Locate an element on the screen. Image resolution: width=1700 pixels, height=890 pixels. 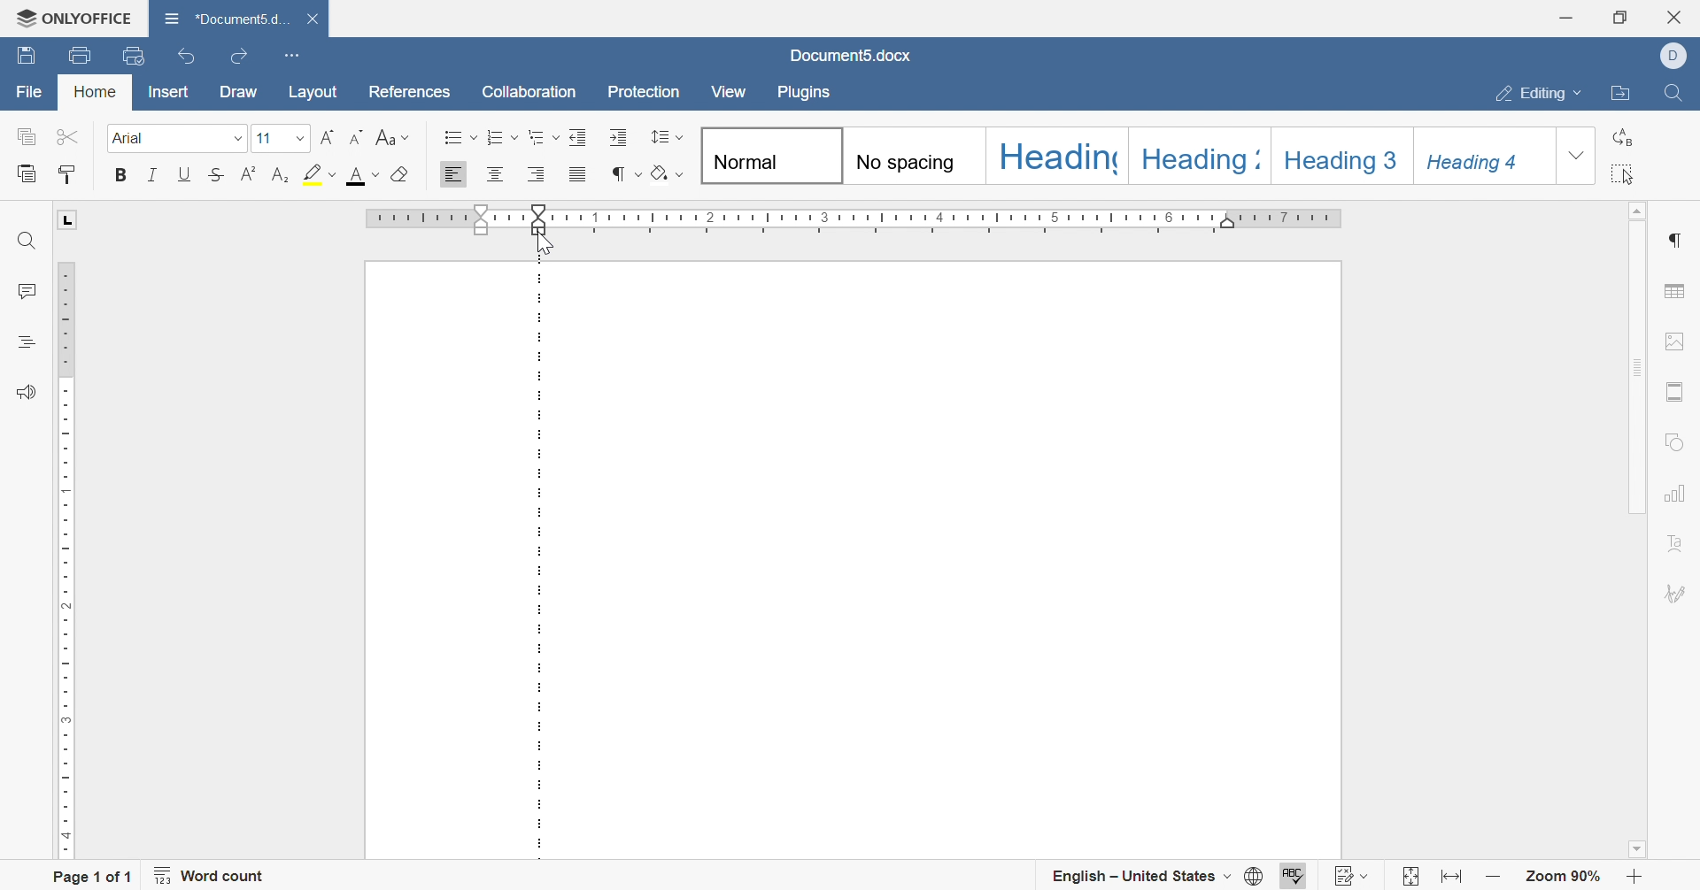
header and footer settings is located at coordinates (1678, 390).